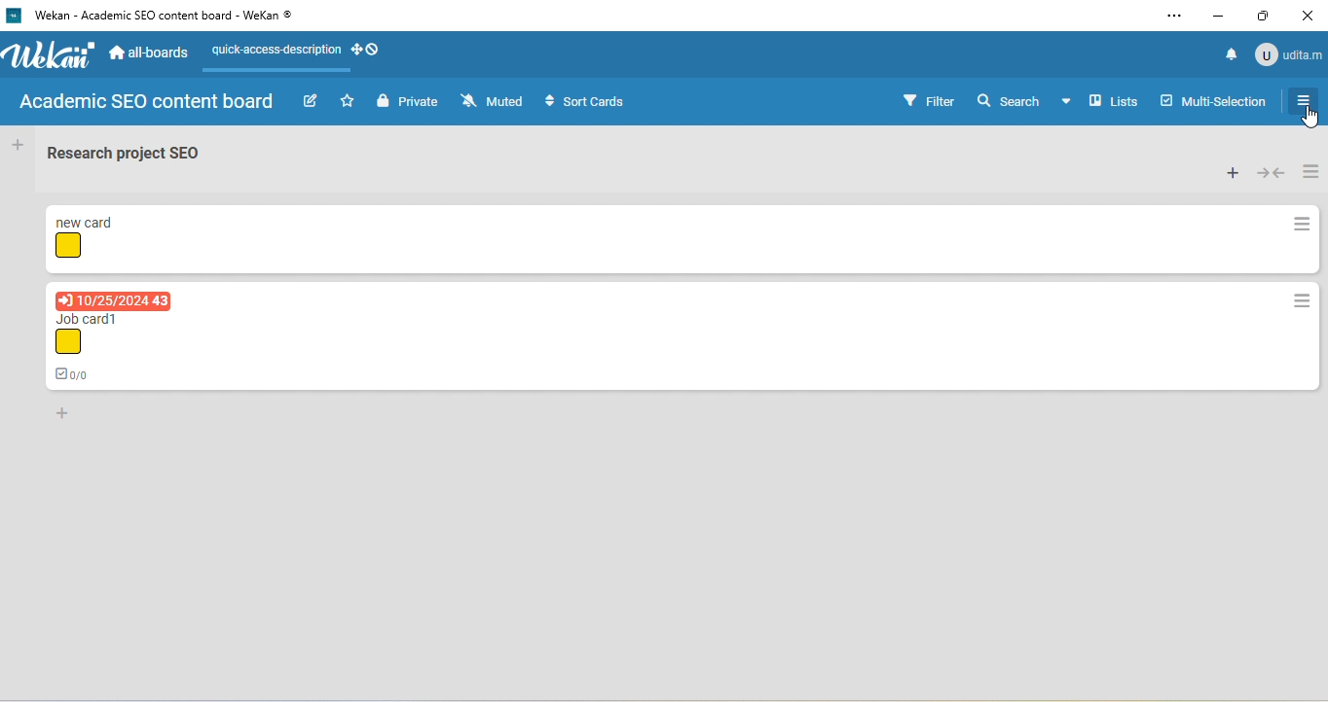 This screenshot has height=702, width=1328. I want to click on private, so click(406, 101).